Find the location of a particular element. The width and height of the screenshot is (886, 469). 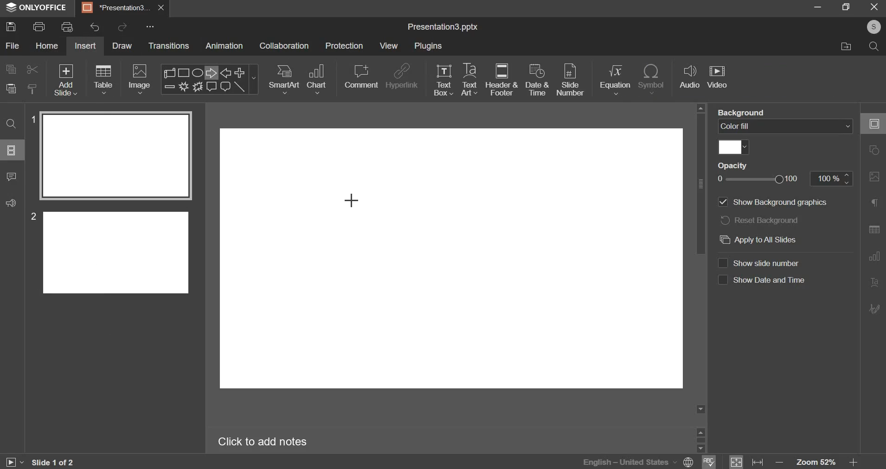

Shape settings is located at coordinates (874, 150).